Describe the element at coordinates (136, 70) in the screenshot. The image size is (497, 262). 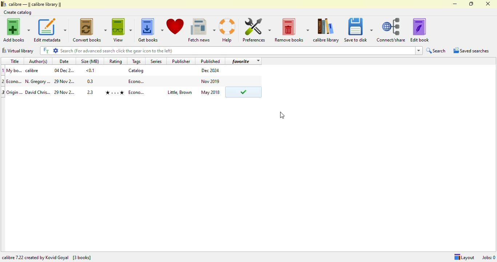
I see `catalog` at that location.